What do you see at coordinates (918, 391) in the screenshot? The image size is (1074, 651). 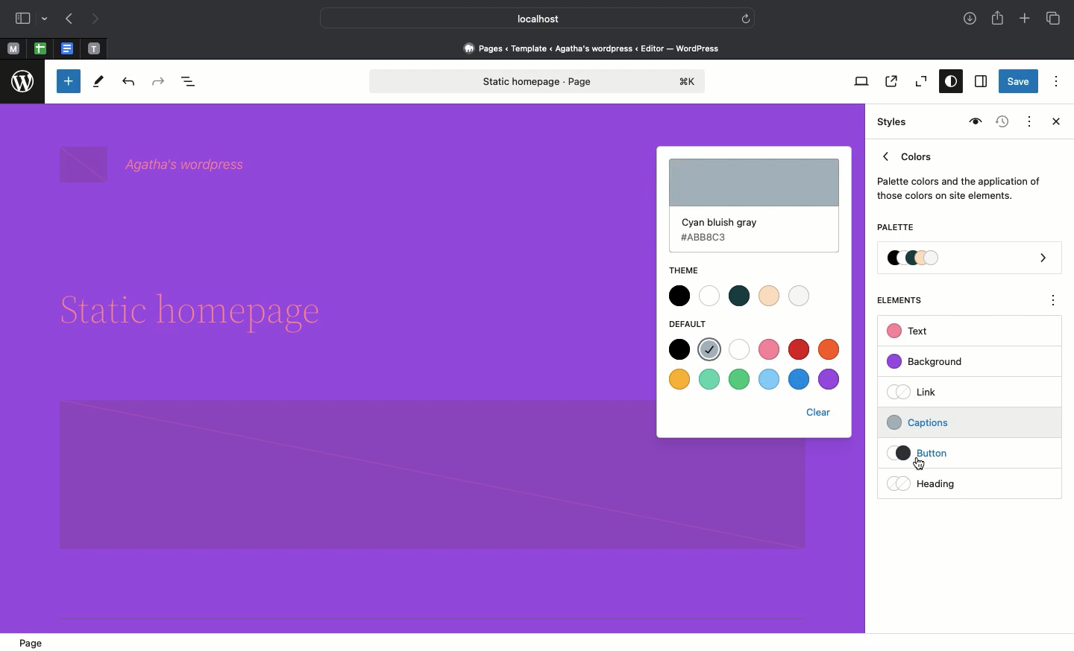 I see `Link` at bounding box center [918, 391].